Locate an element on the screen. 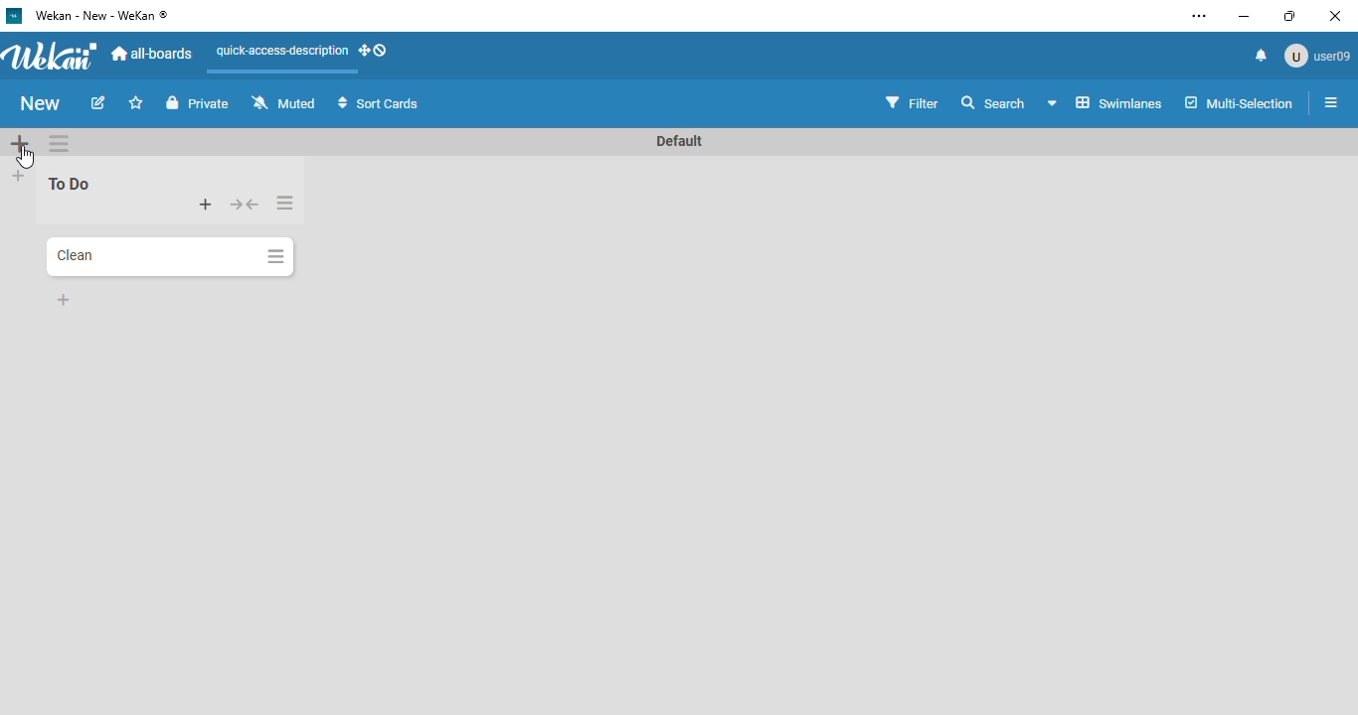 The width and height of the screenshot is (1358, 715). wekan - new - wekan is located at coordinates (101, 16).